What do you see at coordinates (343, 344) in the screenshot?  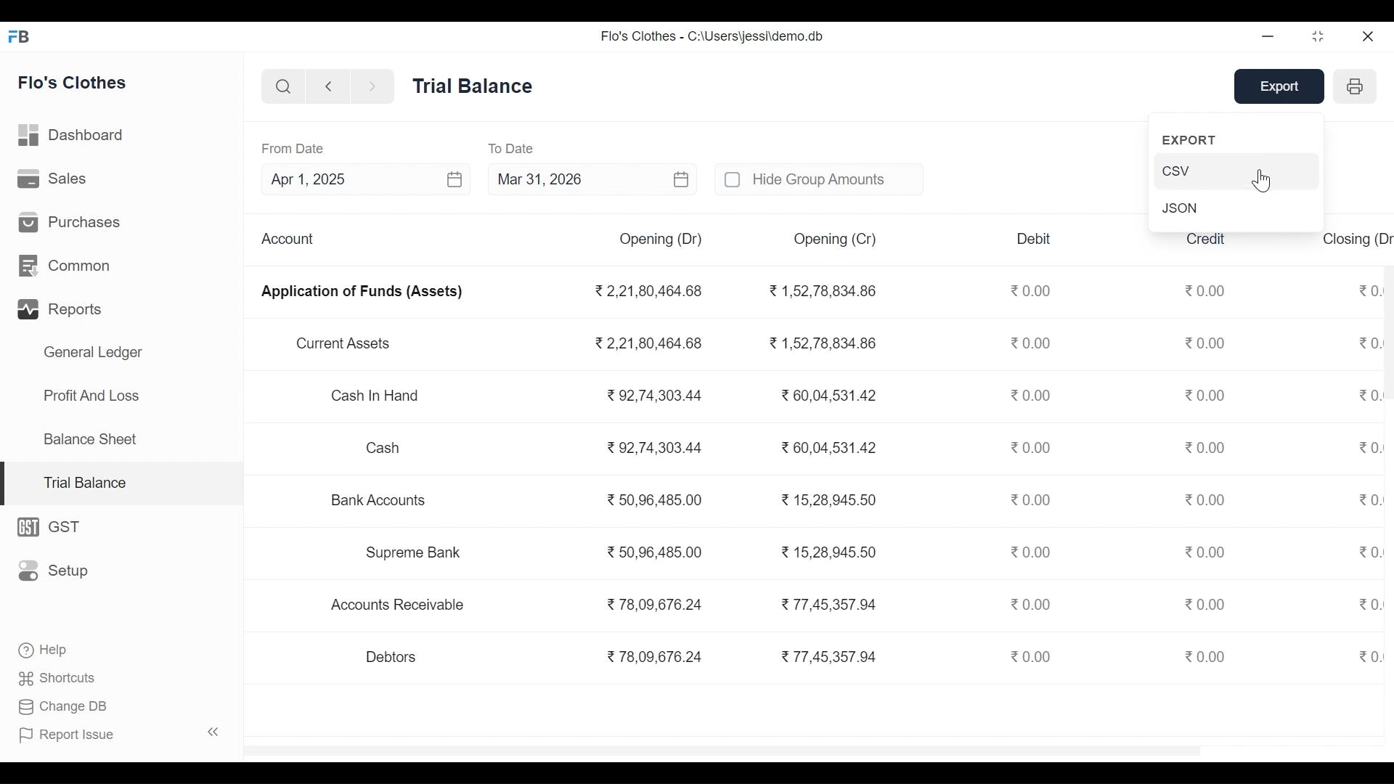 I see `Current Assets` at bounding box center [343, 344].